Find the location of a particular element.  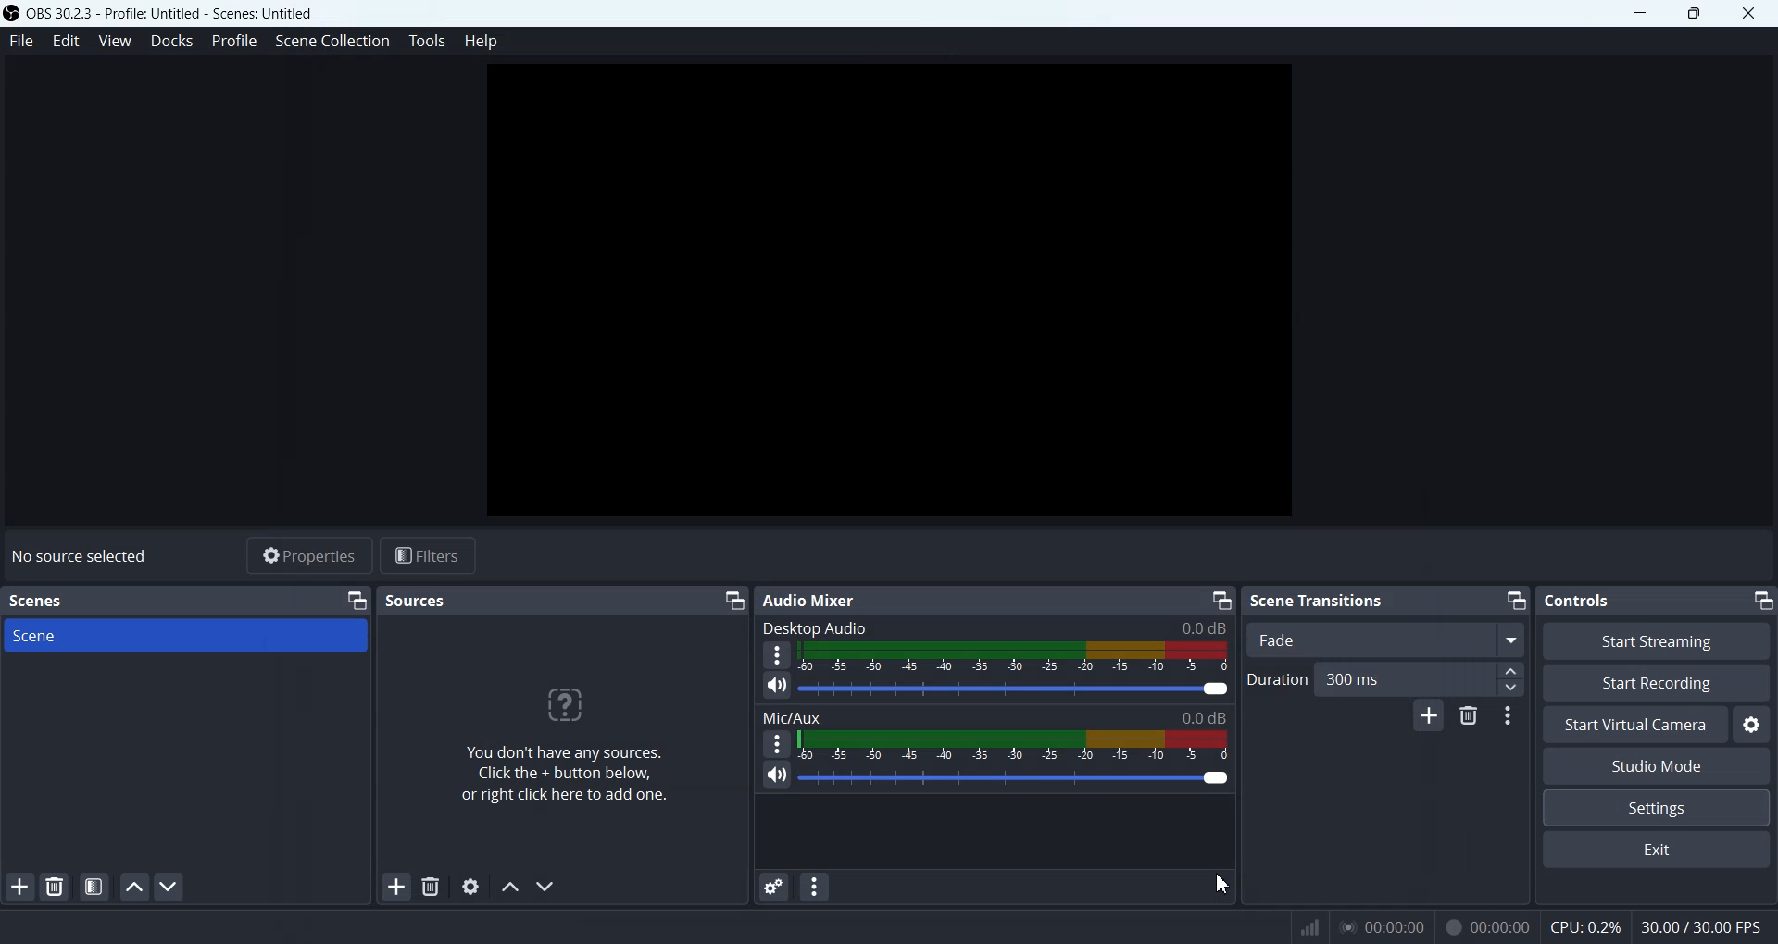

Fade is located at coordinates (1382, 640).